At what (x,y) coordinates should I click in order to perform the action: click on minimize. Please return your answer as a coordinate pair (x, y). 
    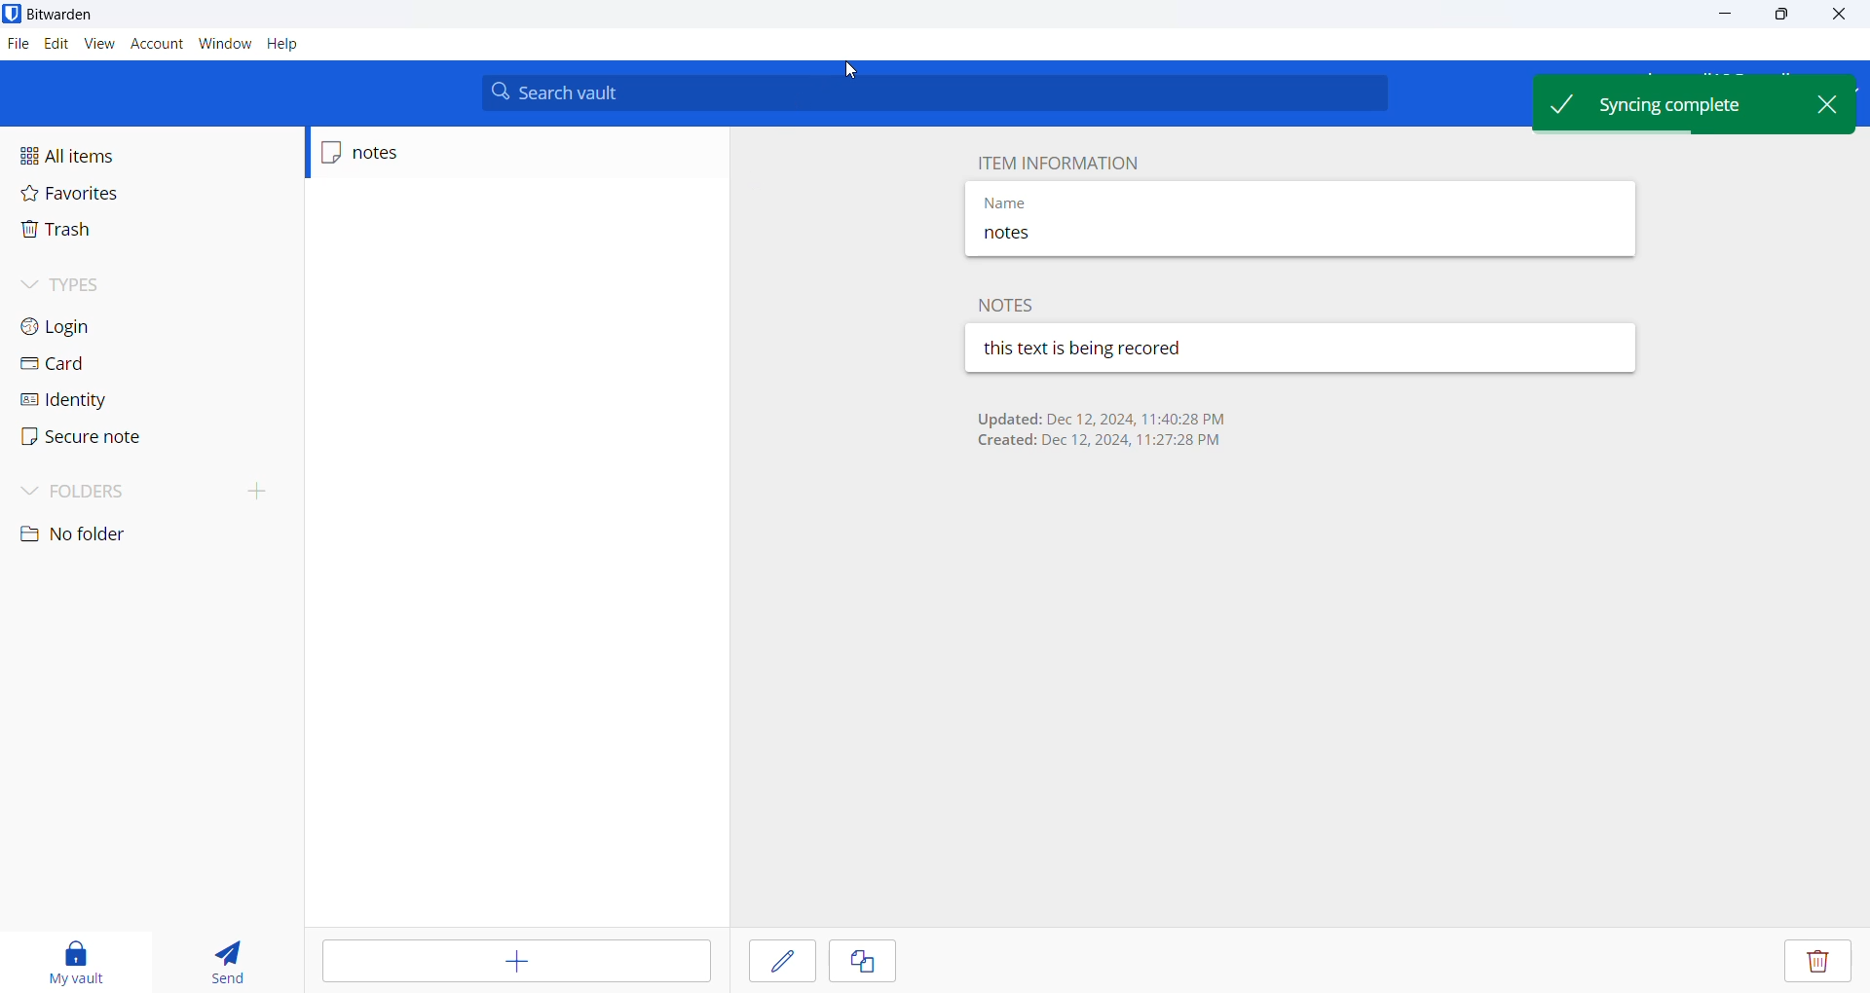
    Looking at the image, I should click on (1720, 17).